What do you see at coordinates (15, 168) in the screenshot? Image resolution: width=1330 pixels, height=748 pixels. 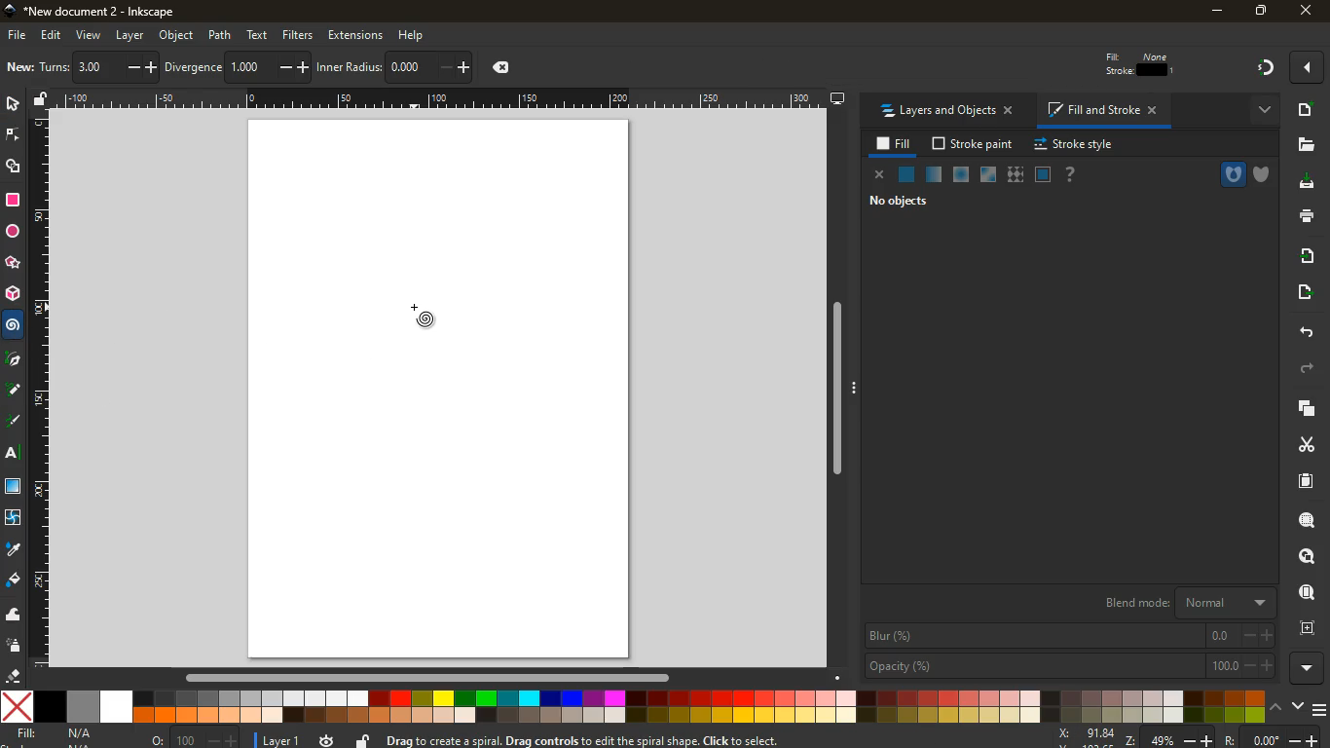 I see `shape` at bounding box center [15, 168].